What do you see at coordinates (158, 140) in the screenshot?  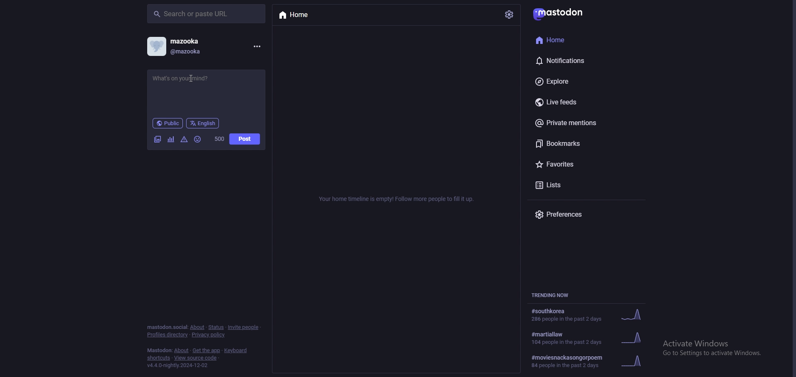 I see `images` at bounding box center [158, 140].